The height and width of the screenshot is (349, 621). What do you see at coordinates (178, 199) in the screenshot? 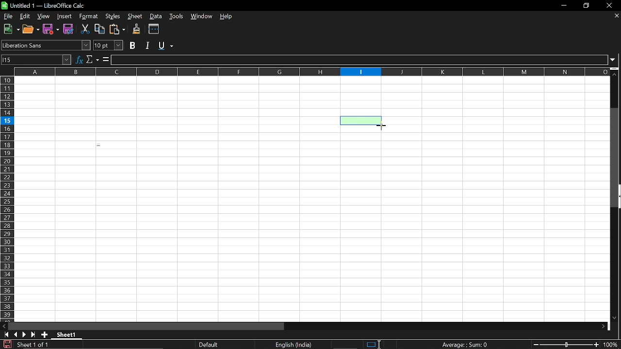
I see `Fillable cells` at bounding box center [178, 199].